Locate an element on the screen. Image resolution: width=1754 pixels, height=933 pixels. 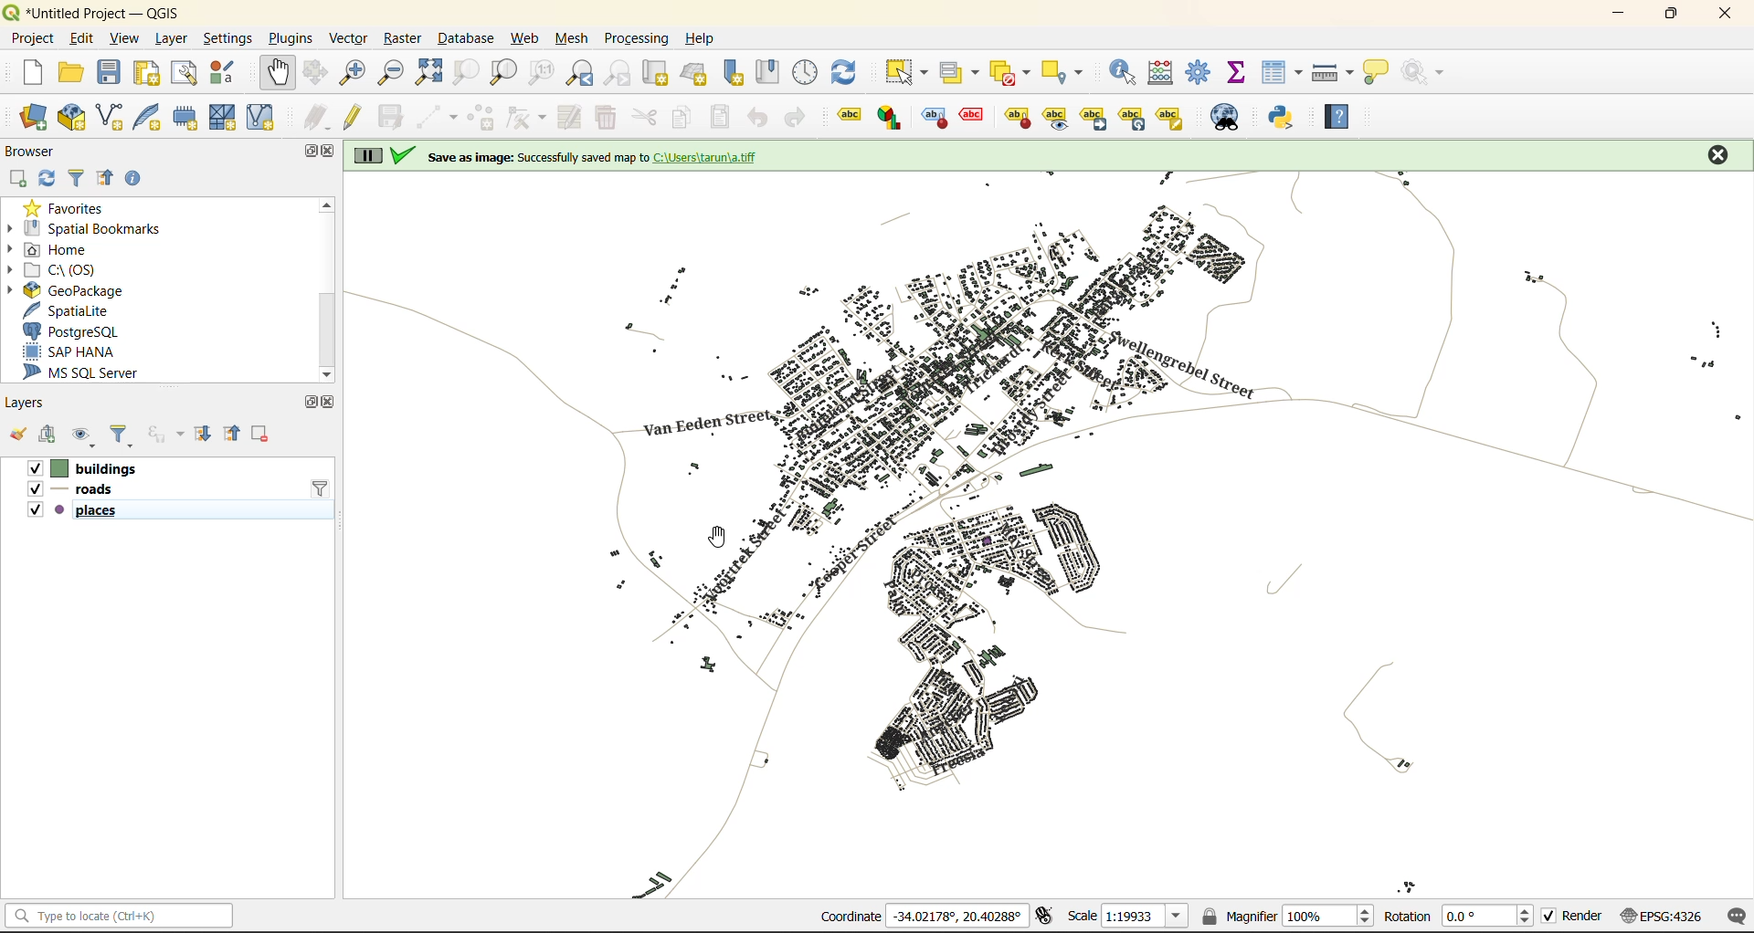
crs is located at coordinates (1656, 913).